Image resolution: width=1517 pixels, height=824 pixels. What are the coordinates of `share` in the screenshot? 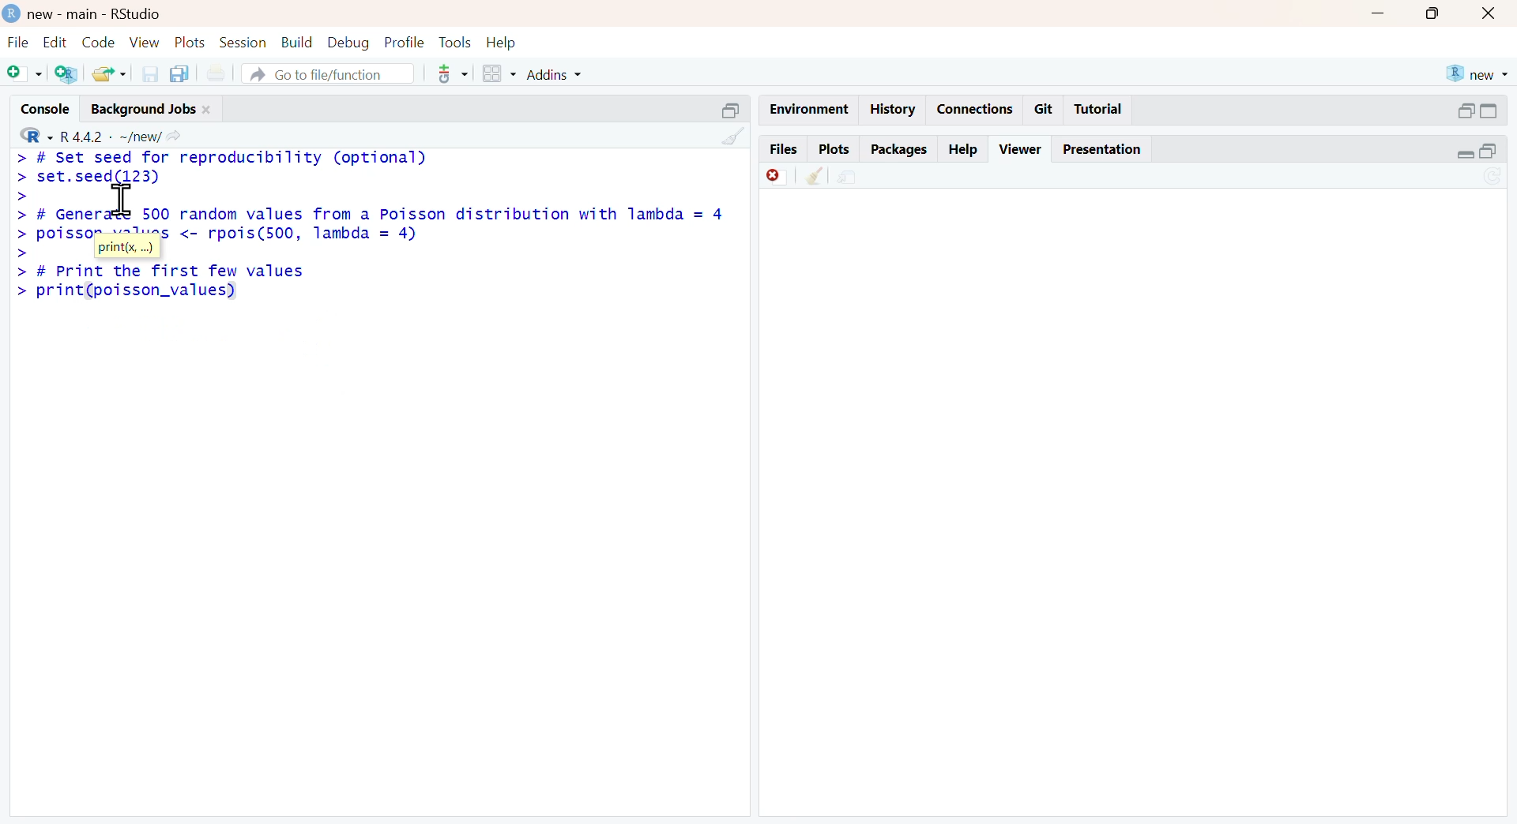 It's located at (846, 177).